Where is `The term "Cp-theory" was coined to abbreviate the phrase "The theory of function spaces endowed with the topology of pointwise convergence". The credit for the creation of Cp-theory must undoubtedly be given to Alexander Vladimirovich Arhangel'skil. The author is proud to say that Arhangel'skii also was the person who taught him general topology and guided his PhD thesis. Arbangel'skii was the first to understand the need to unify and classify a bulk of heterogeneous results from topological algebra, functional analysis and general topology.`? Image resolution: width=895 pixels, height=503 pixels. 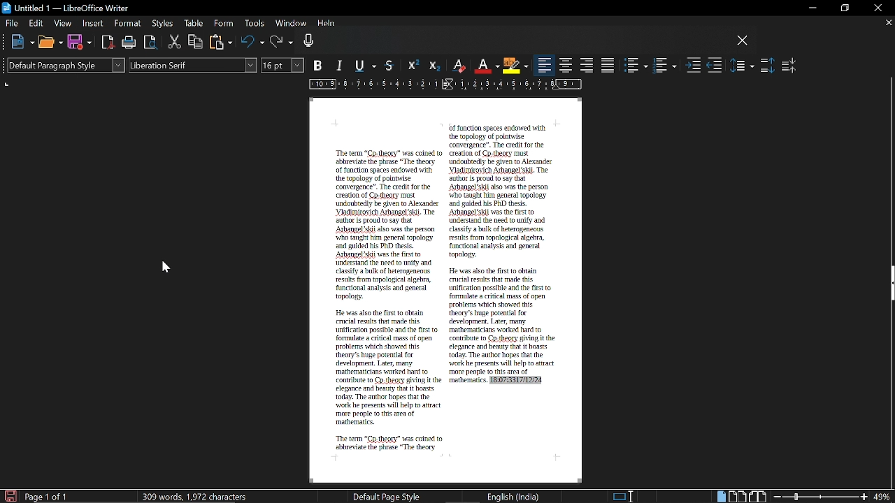
The term "Cp-theory" was coined to abbreviate the phrase "The theory of function spaces endowed with the topology of pointwise convergence". The credit for the creation of Cp-theory must undoubtedly be given to Alexander Vladimirovich Arhangel'skil. The author is proud to say that Arhangel'skii also was the person who taught him general topology and guided his PhD thesis. Arbangel'skii was the first to understand the need to unify and classify a bulk of heterogeneous results from topological algebra, functional analysis and general topology. is located at coordinates (387, 225).